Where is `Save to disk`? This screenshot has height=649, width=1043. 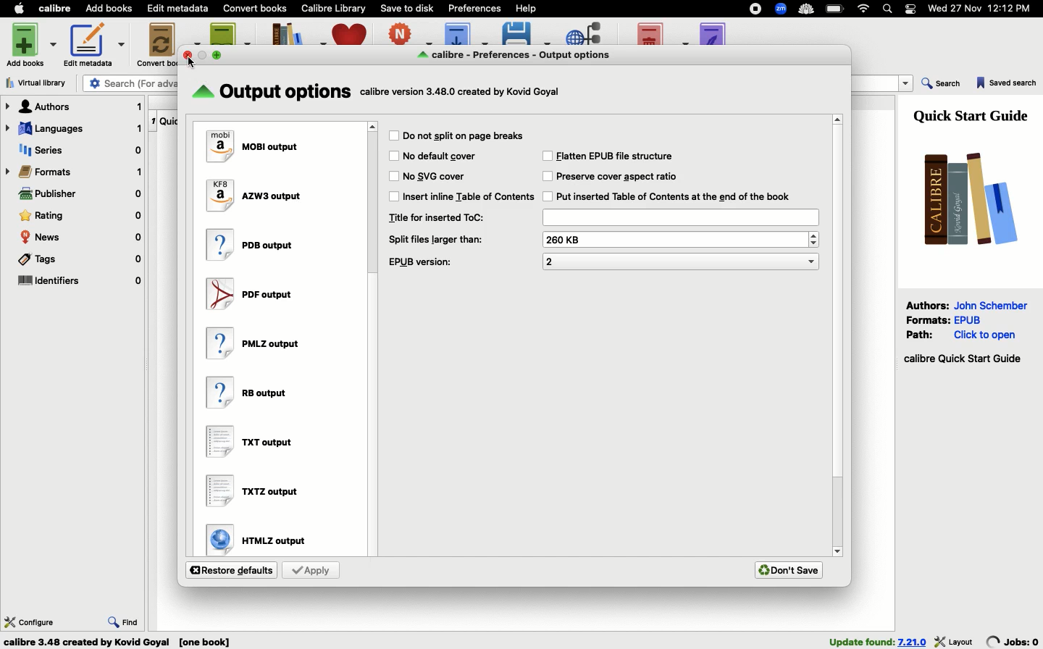 Save to disk is located at coordinates (408, 7).